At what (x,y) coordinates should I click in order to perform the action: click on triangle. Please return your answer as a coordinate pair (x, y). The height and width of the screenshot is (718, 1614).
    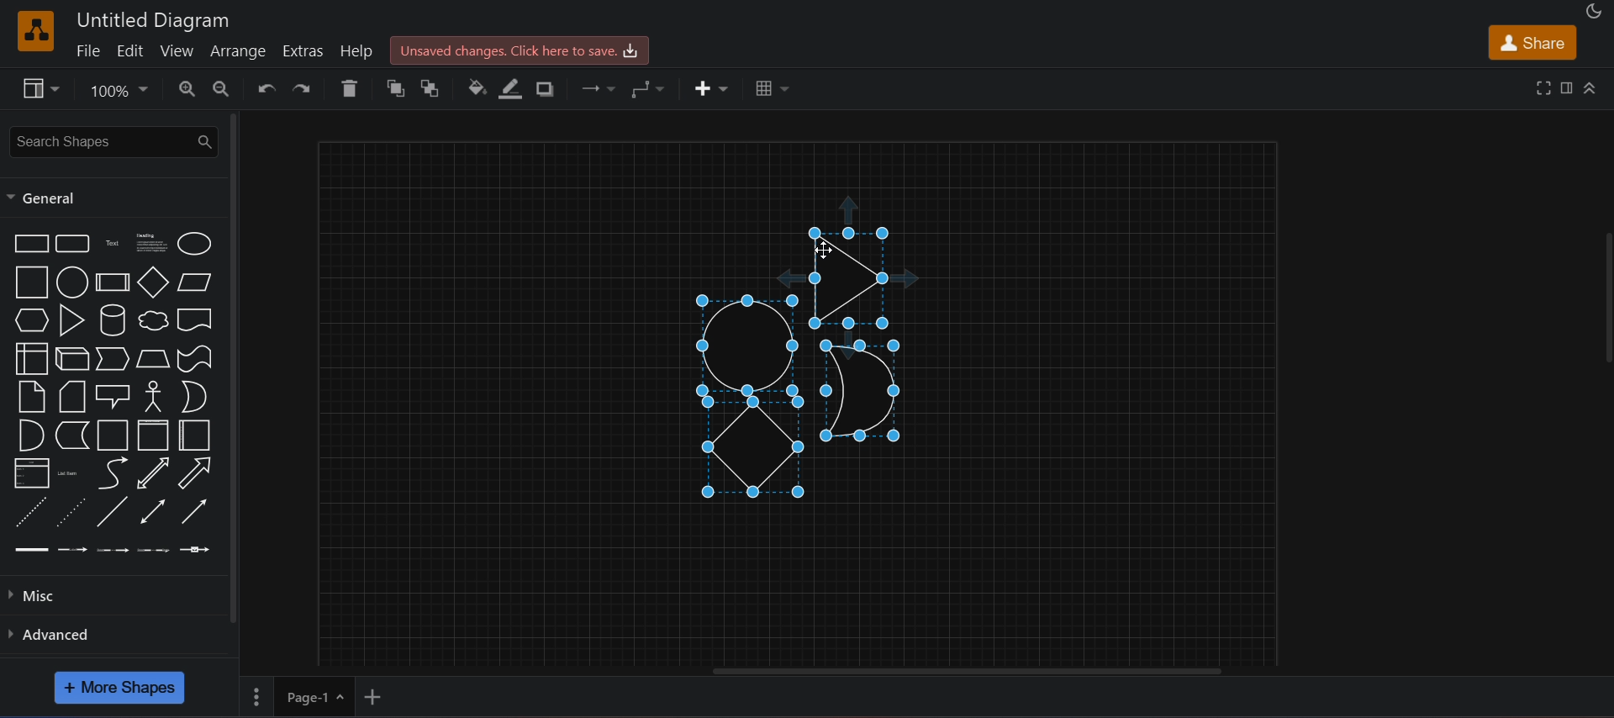
    Looking at the image, I should click on (71, 319).